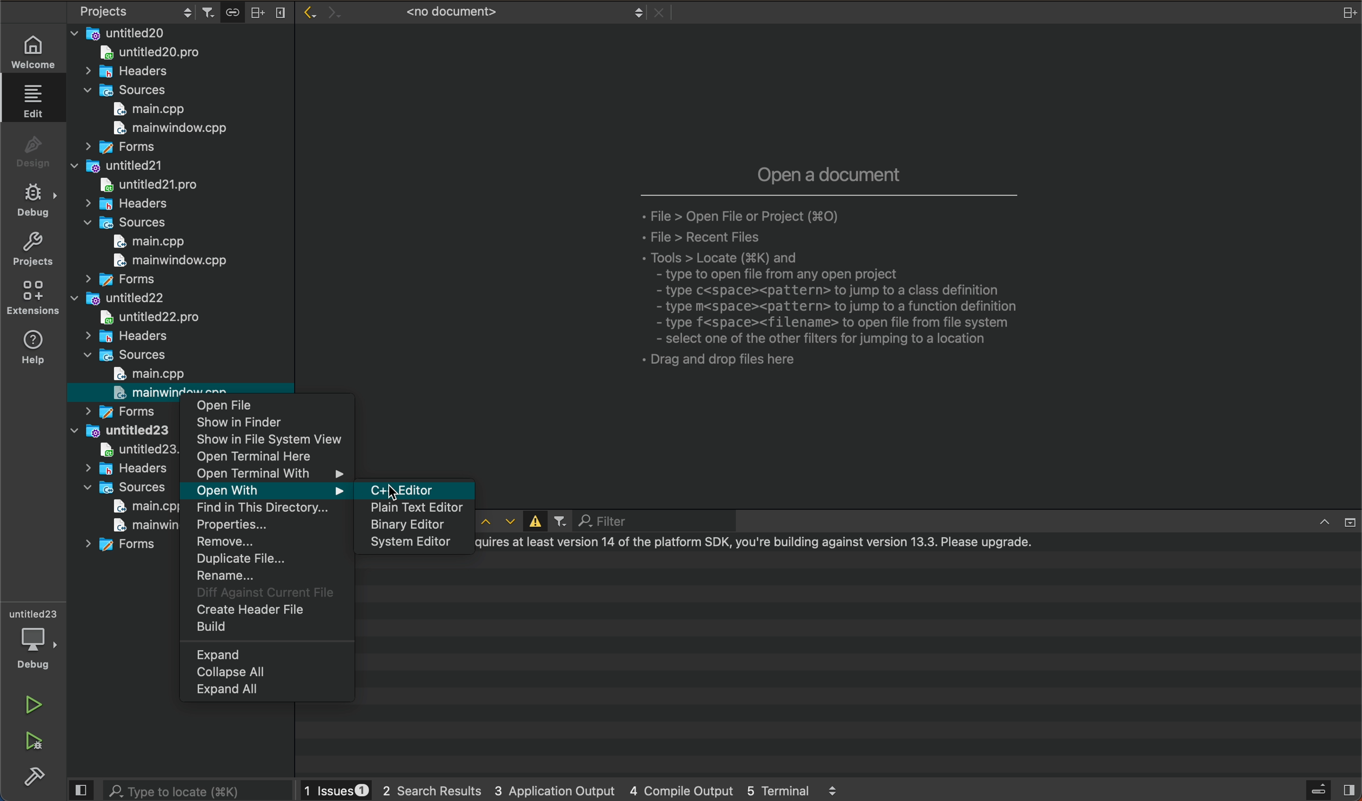 This screenshot has height=801, width=1362. I want to click on mainwindow, so click(162, 262).